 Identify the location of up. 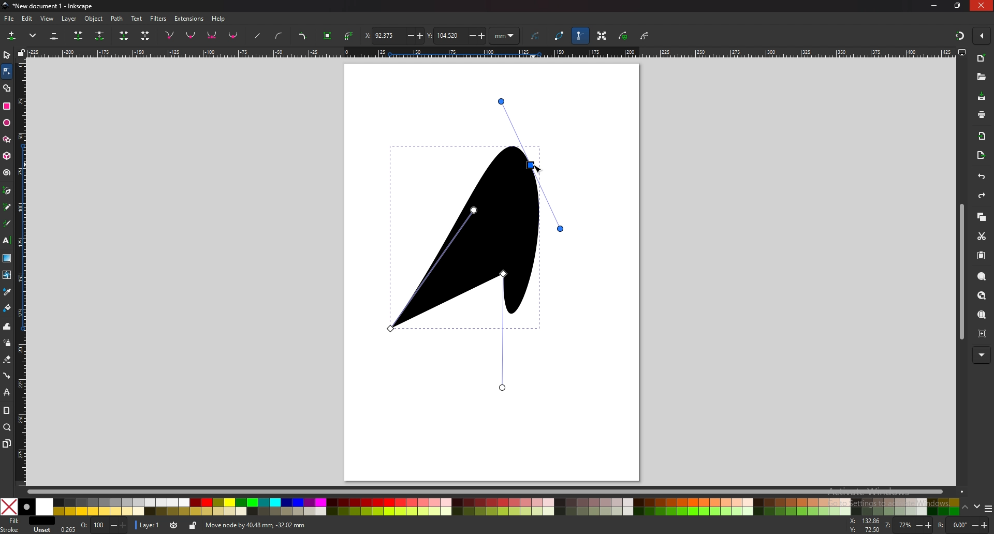
(965, 508).